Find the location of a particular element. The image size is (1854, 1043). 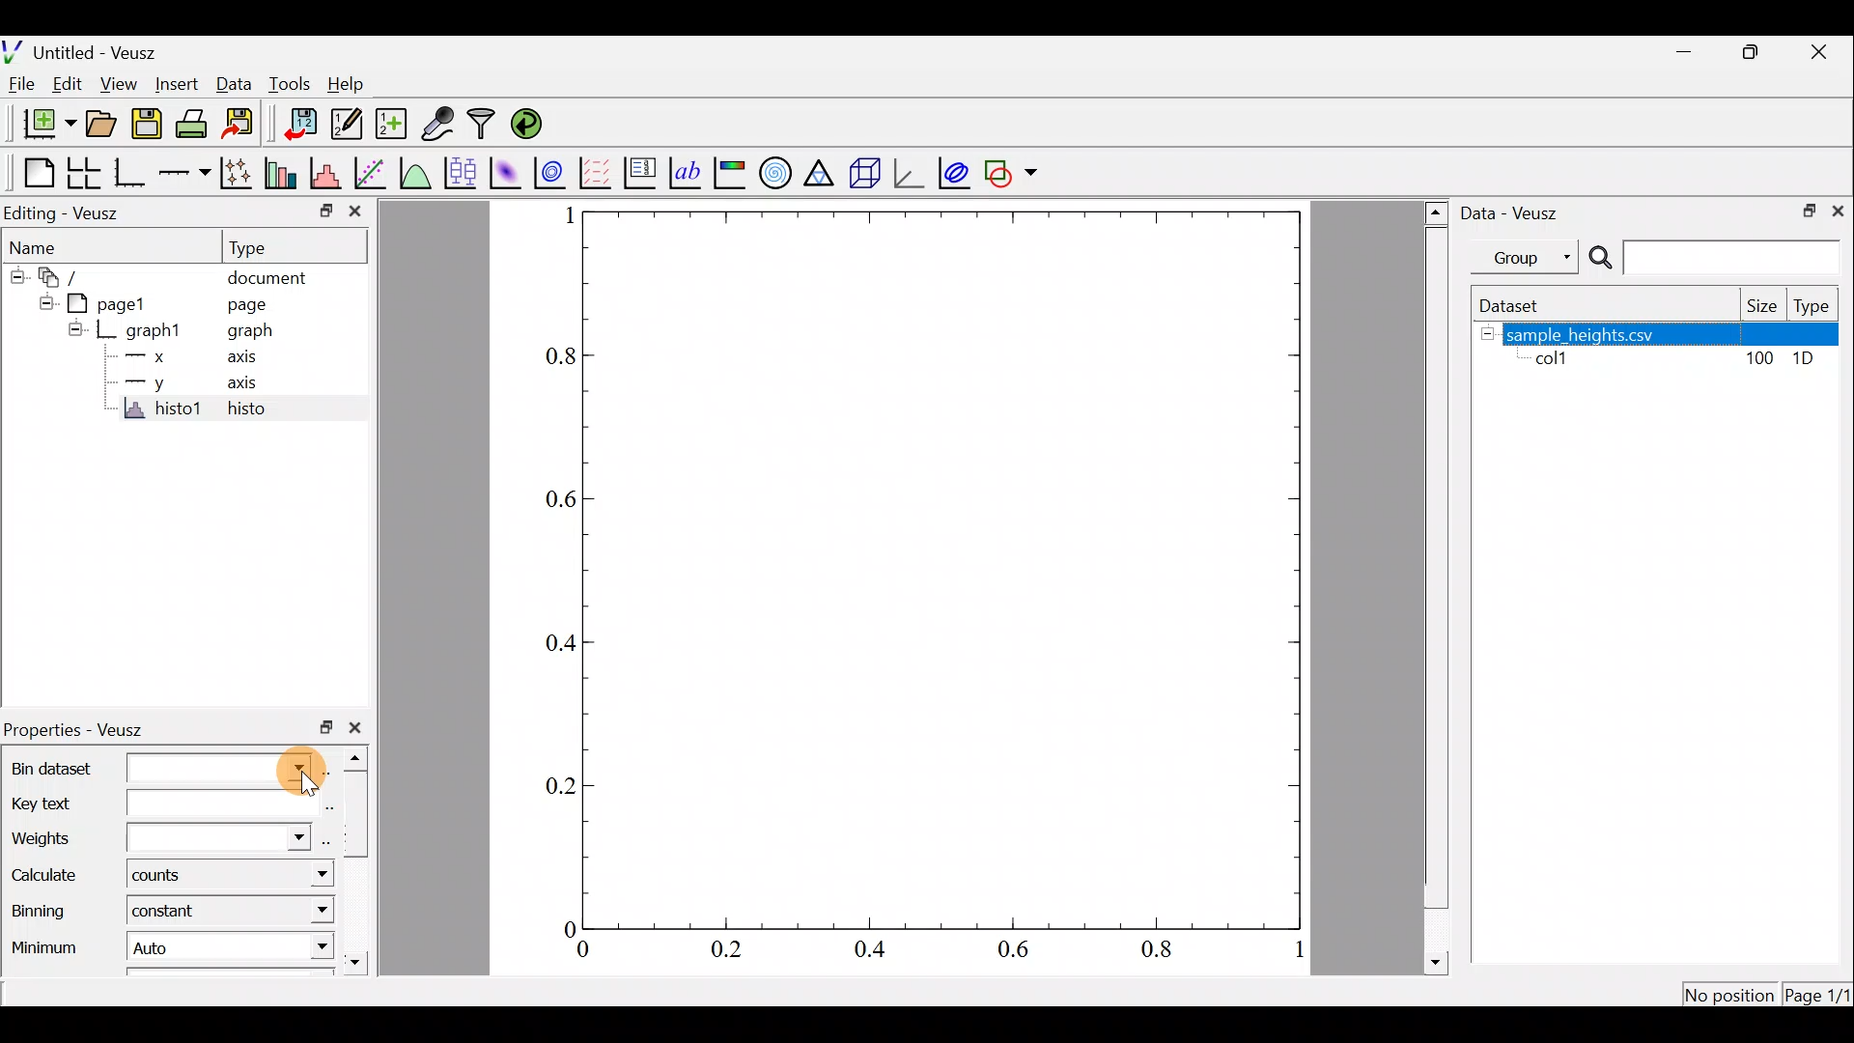

[No position is located at coordinates (1731, 993).